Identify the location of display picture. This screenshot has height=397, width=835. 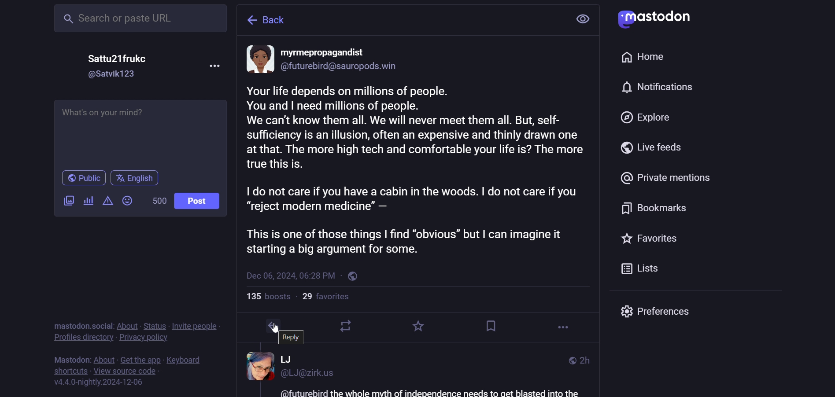
(258, 59).